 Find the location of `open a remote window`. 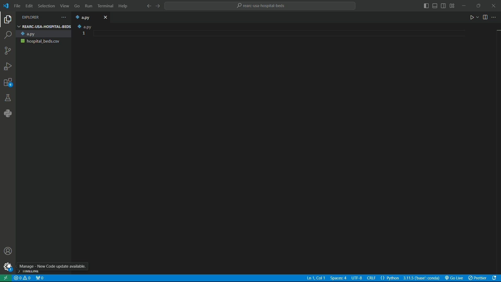

open a remote window is located at coordinates (6, 278).